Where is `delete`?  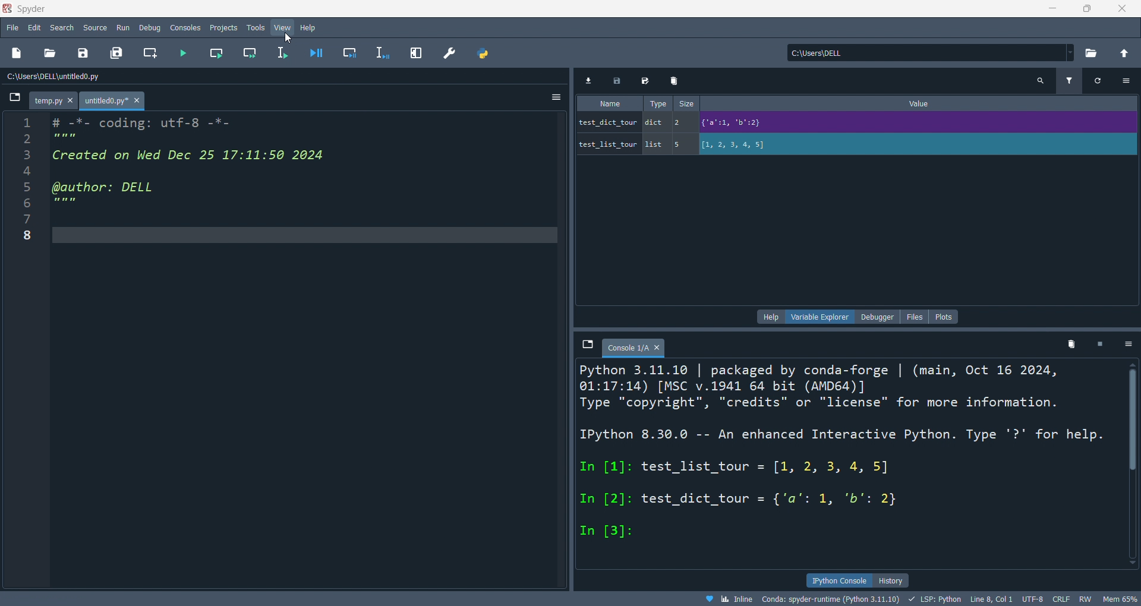 delete is located at coordinates (673, 79).